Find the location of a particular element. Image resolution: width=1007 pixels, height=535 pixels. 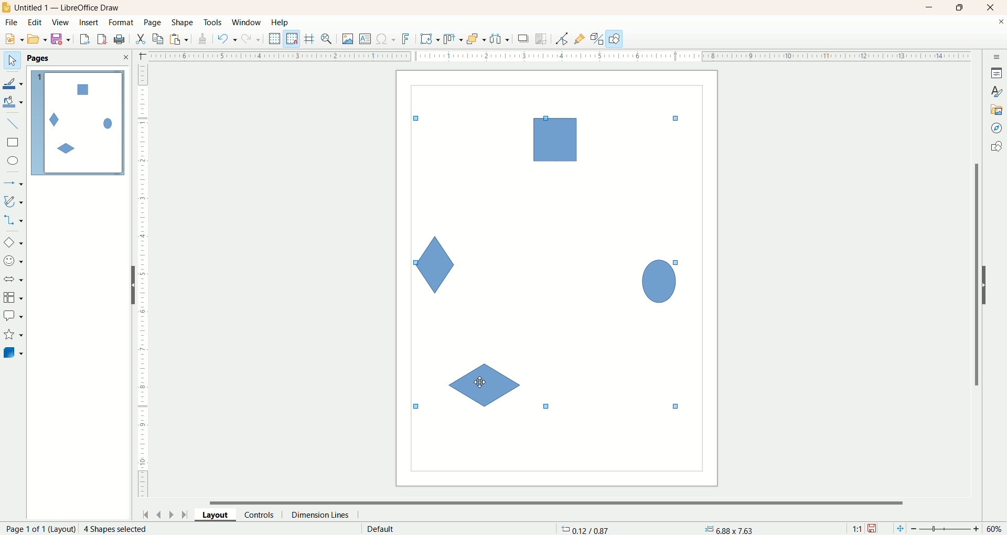

close is located at coordinates (1001, 24).